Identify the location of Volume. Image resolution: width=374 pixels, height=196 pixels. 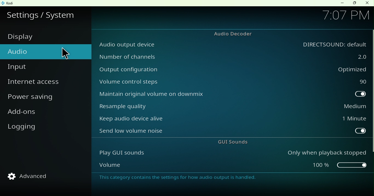
(191, 165).